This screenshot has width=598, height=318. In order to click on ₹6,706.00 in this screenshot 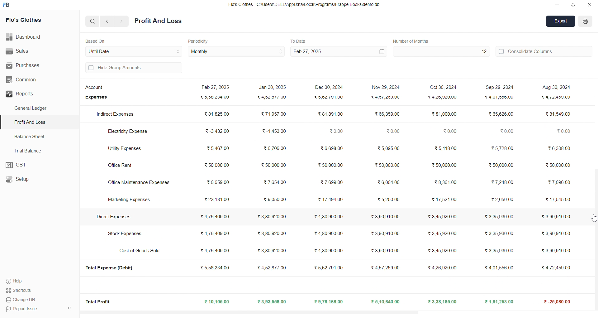, I will do `click(274, 148)`.